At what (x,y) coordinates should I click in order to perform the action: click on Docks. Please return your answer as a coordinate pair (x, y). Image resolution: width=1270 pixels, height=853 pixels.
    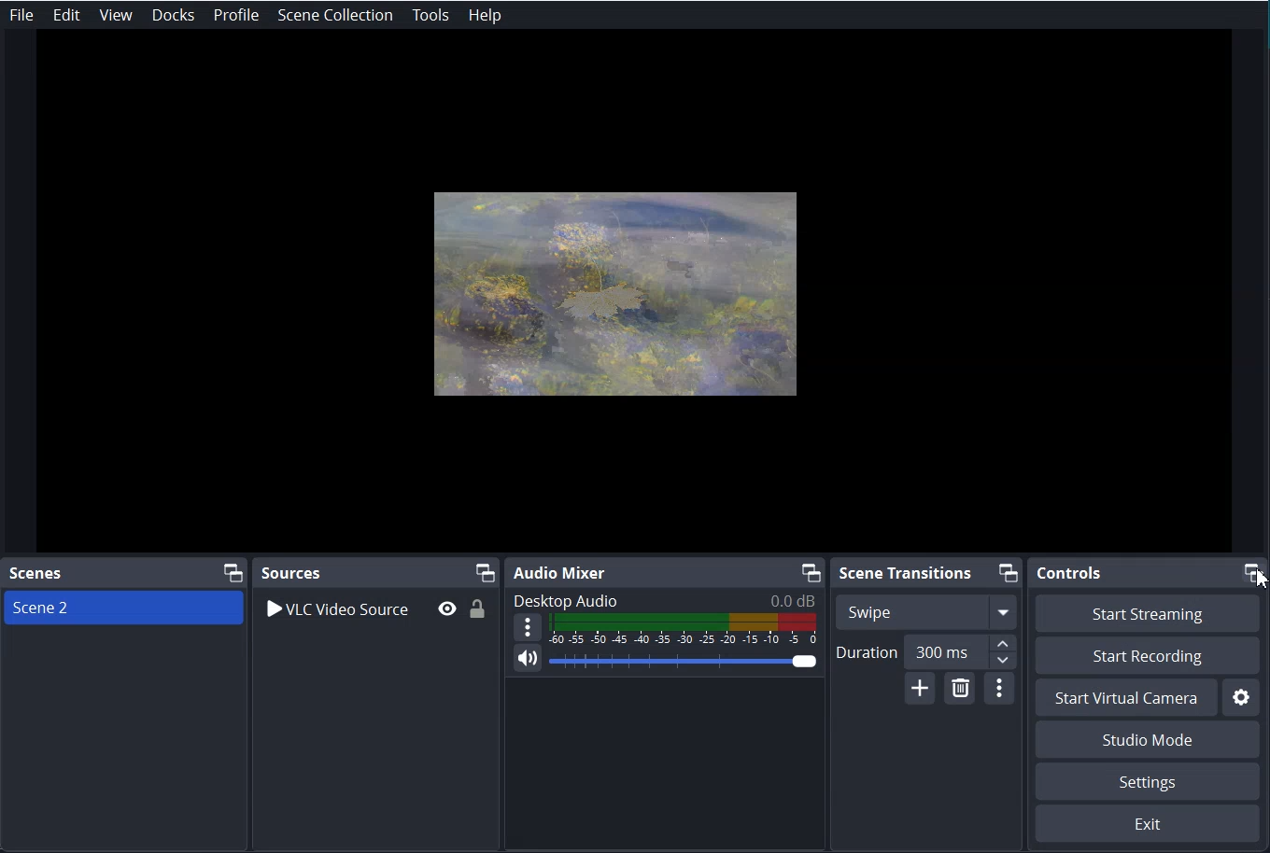
    Looking at the image, I should click on (173, 15).